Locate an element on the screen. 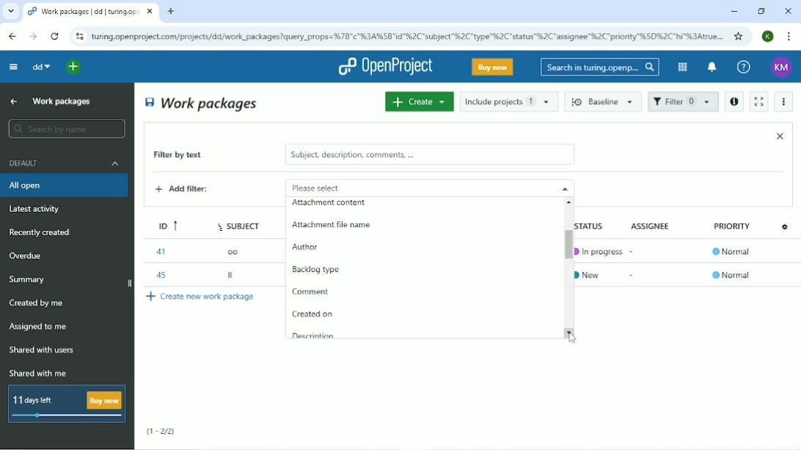  OpenProject is located at coordinates (385, 67).